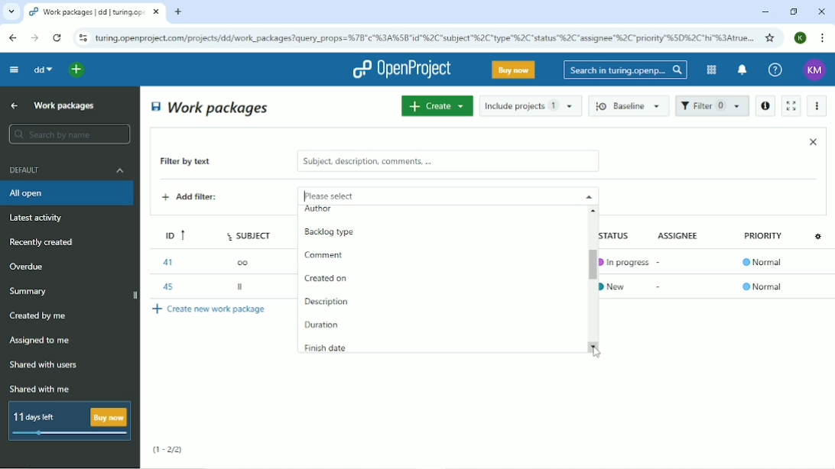 This screenshot has height=469, width=835. I want to click on Search by name, so click(69, 134).